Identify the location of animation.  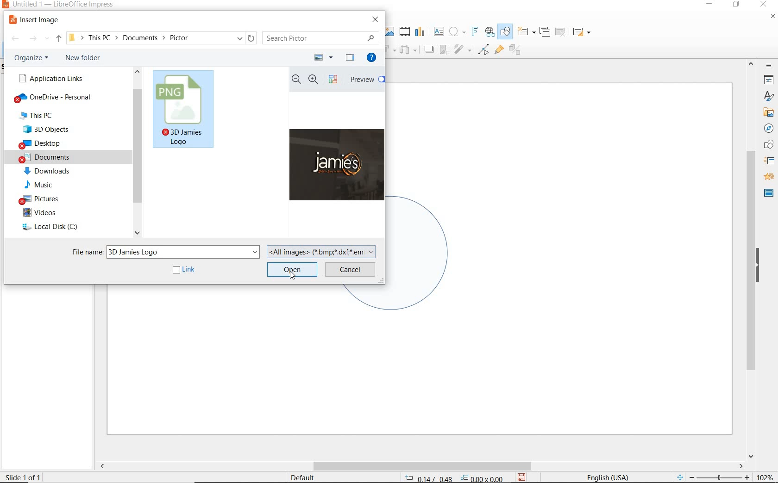
(767, 177).